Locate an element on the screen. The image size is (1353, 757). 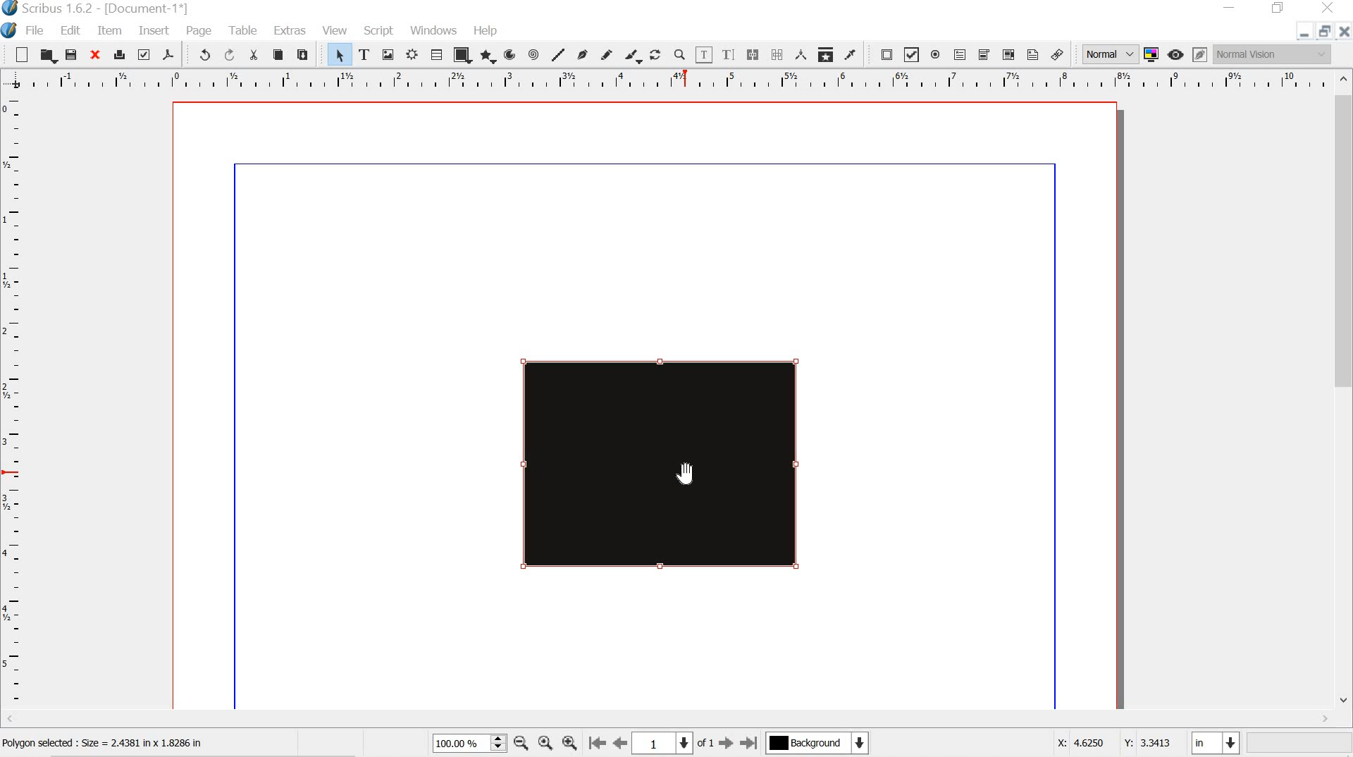
edit is located at coordinates (65, 30).